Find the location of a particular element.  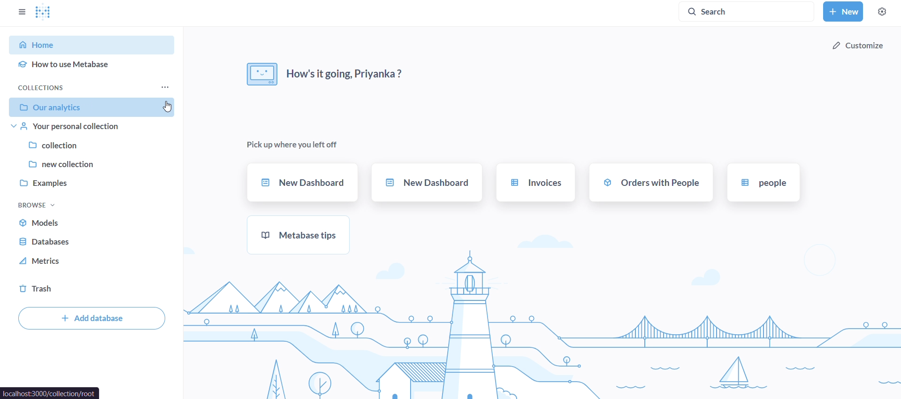

invoice is located at coordinates (535, 183).